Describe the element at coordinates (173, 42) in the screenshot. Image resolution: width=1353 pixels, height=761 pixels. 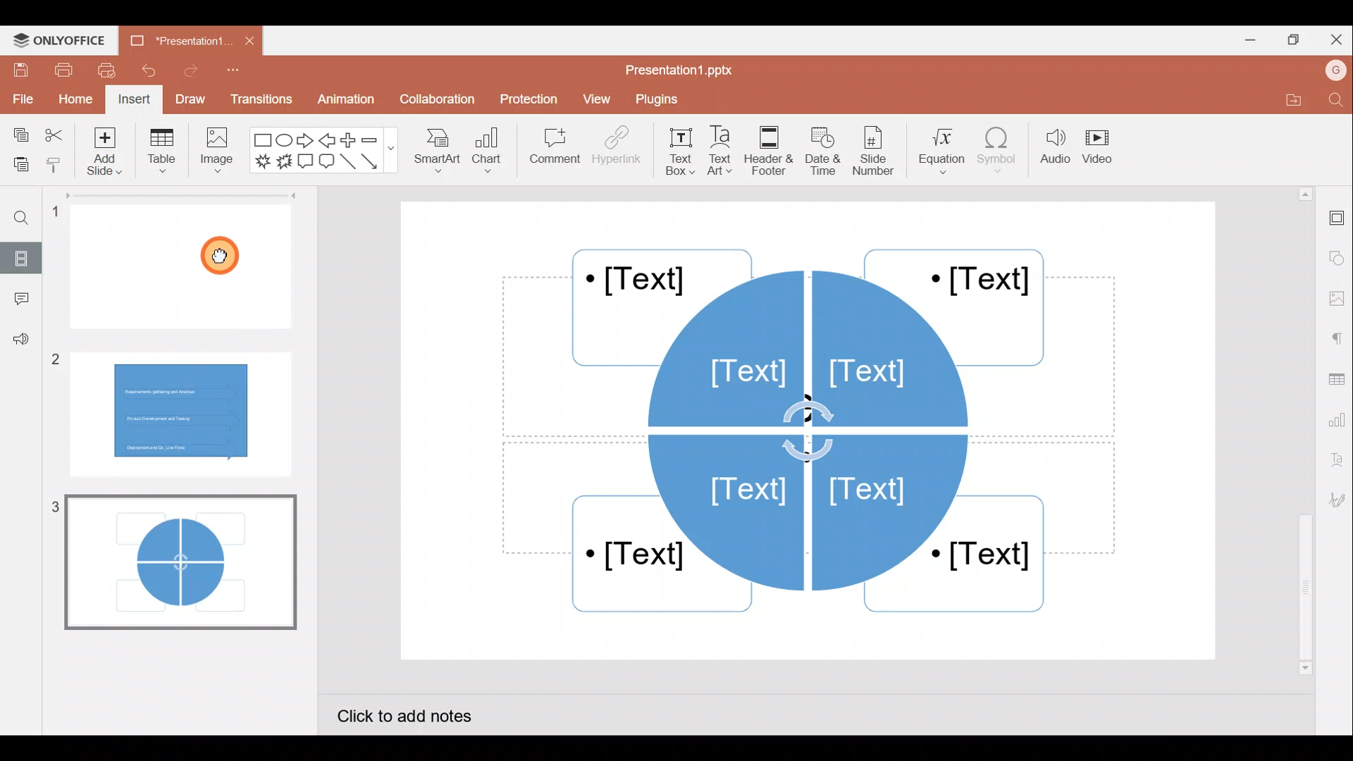
I see `Presentation1.` at that location.